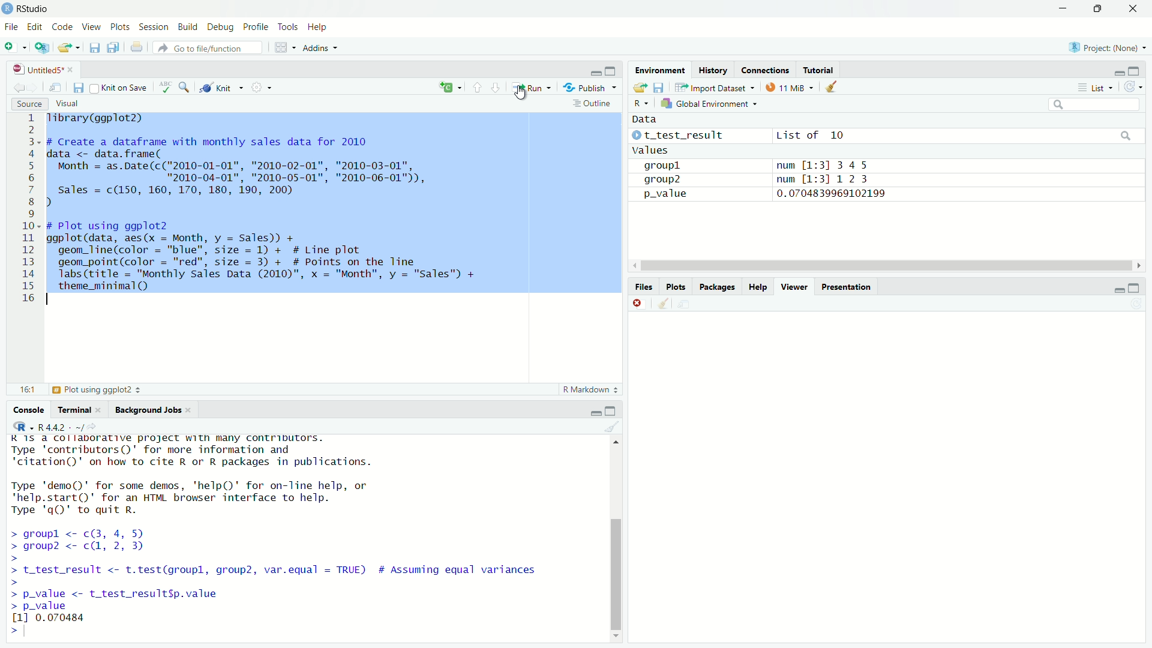  I want to click on Import Dataset, so click(712, 88).